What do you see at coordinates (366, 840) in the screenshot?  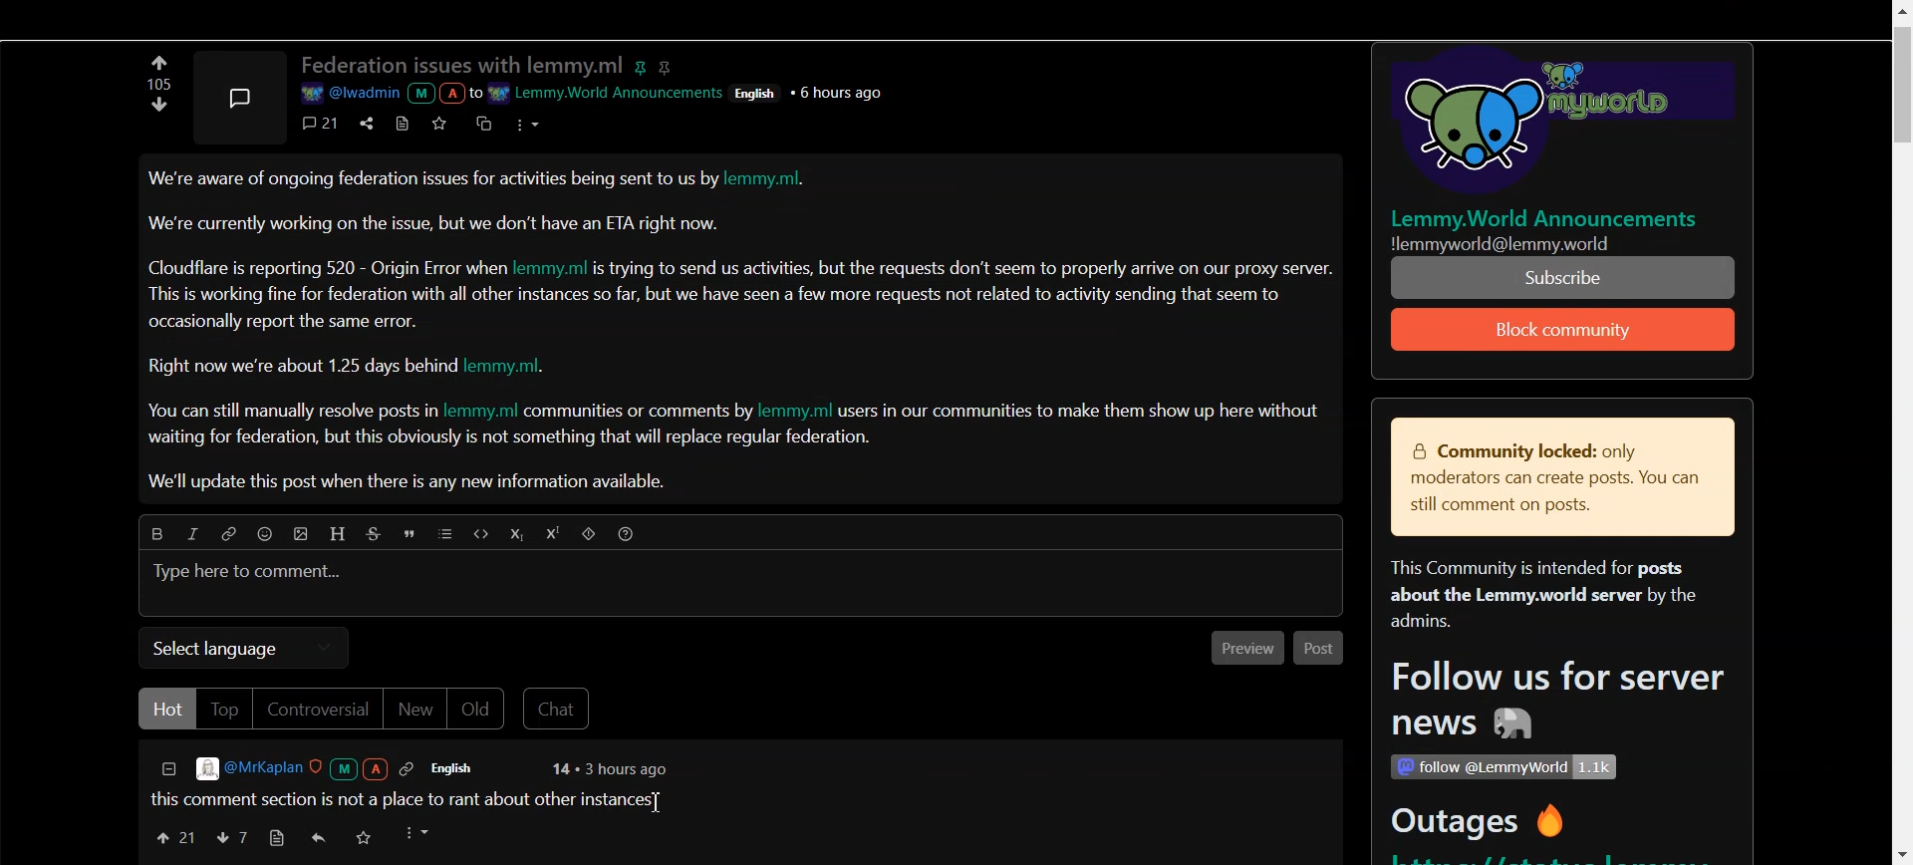 I see `save` at bounding box center [366, 840].